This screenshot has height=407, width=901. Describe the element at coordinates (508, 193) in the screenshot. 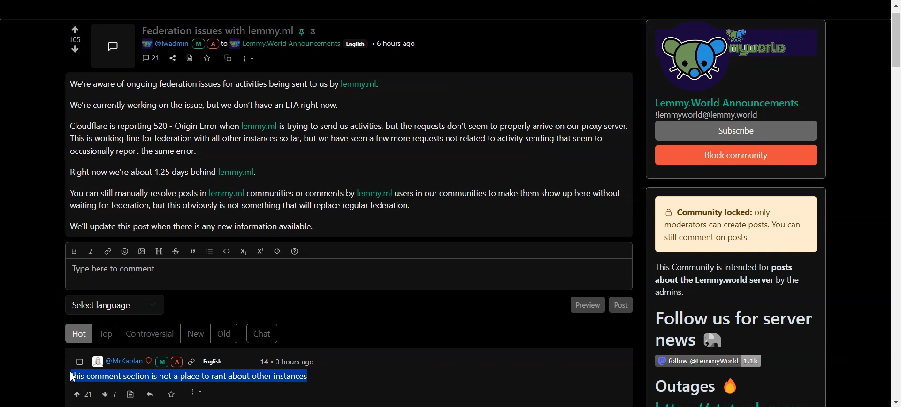

I see `| users in our communities to make them show up here withou` at that location.